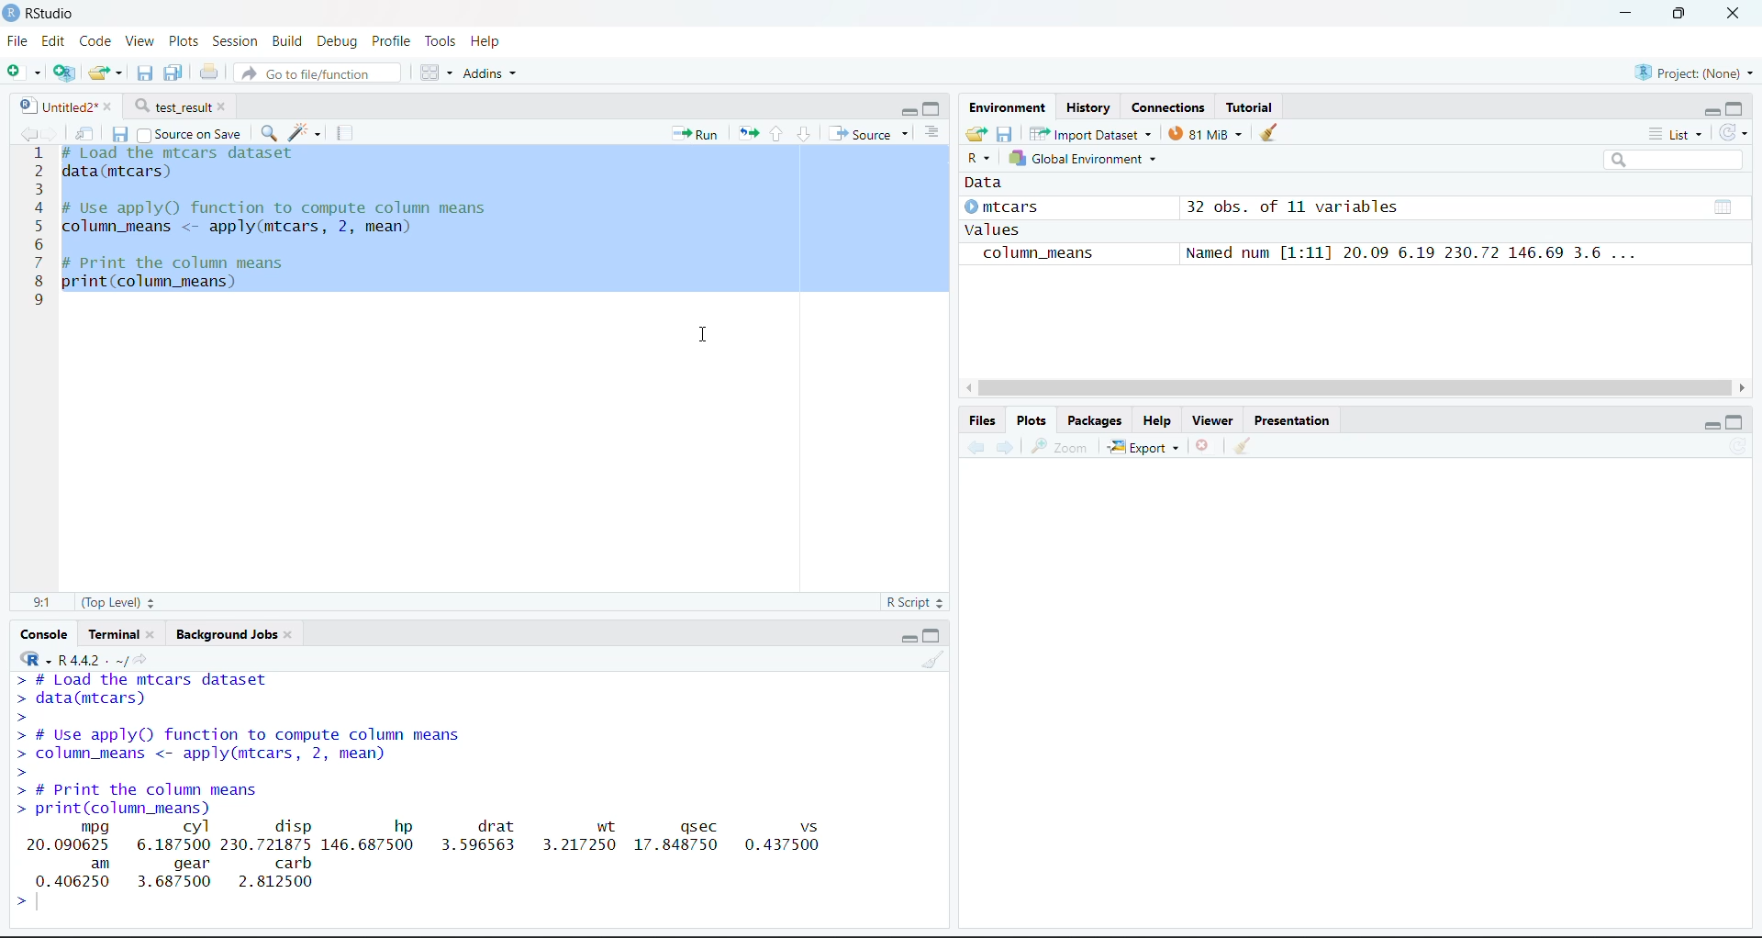  What do you see at coordinates (1095, 418) in the screenshot?
I see `Packages` at bounding box center [1095, 418].